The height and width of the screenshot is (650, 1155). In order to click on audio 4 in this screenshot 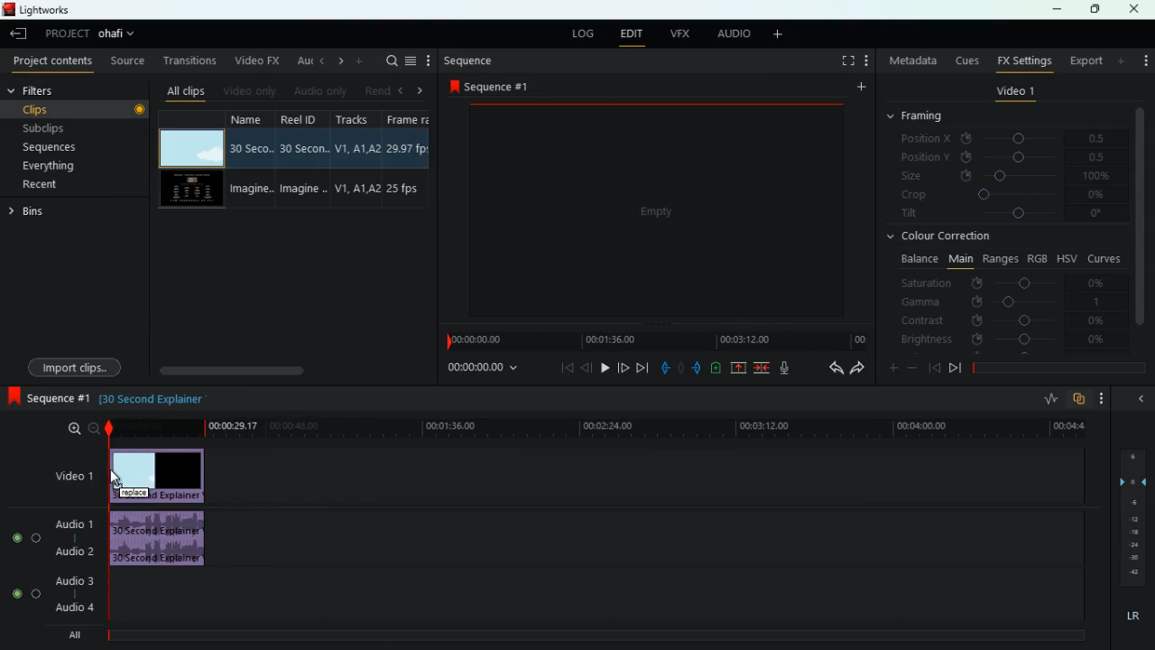, I will do `click(74, 608)`.